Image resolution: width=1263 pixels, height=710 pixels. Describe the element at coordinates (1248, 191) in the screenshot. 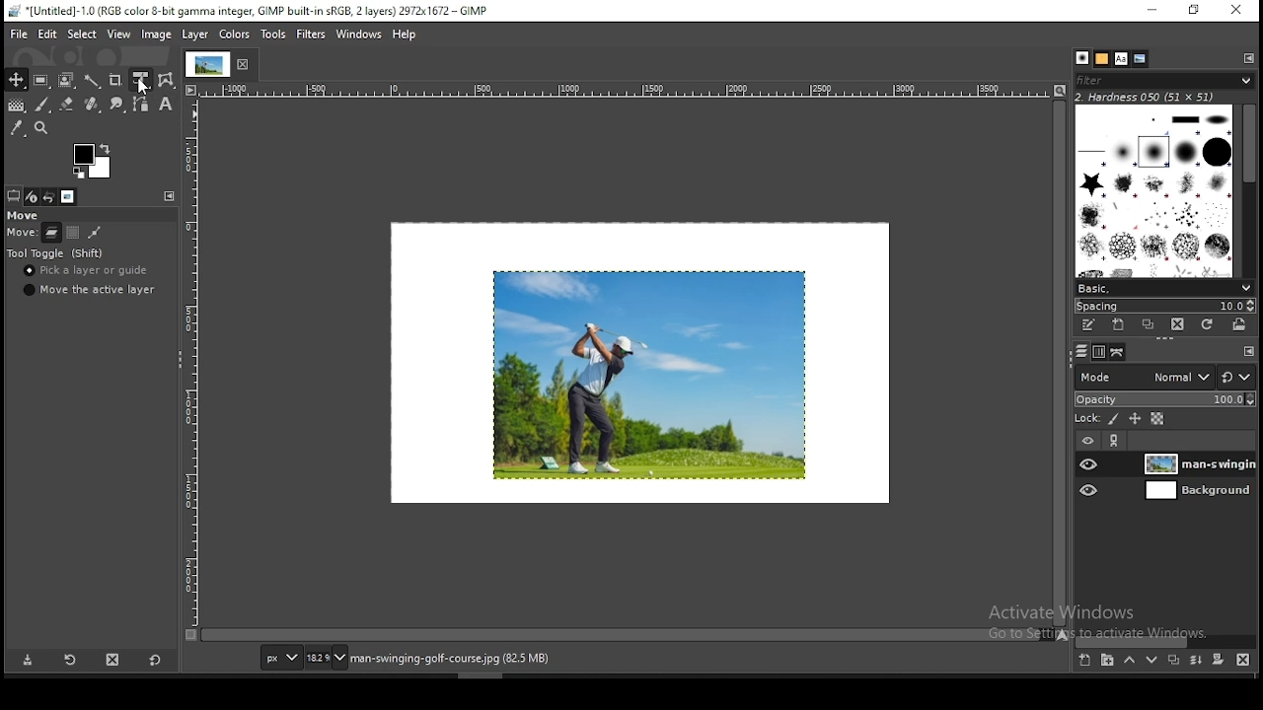

I see `scroll bar` at that location.